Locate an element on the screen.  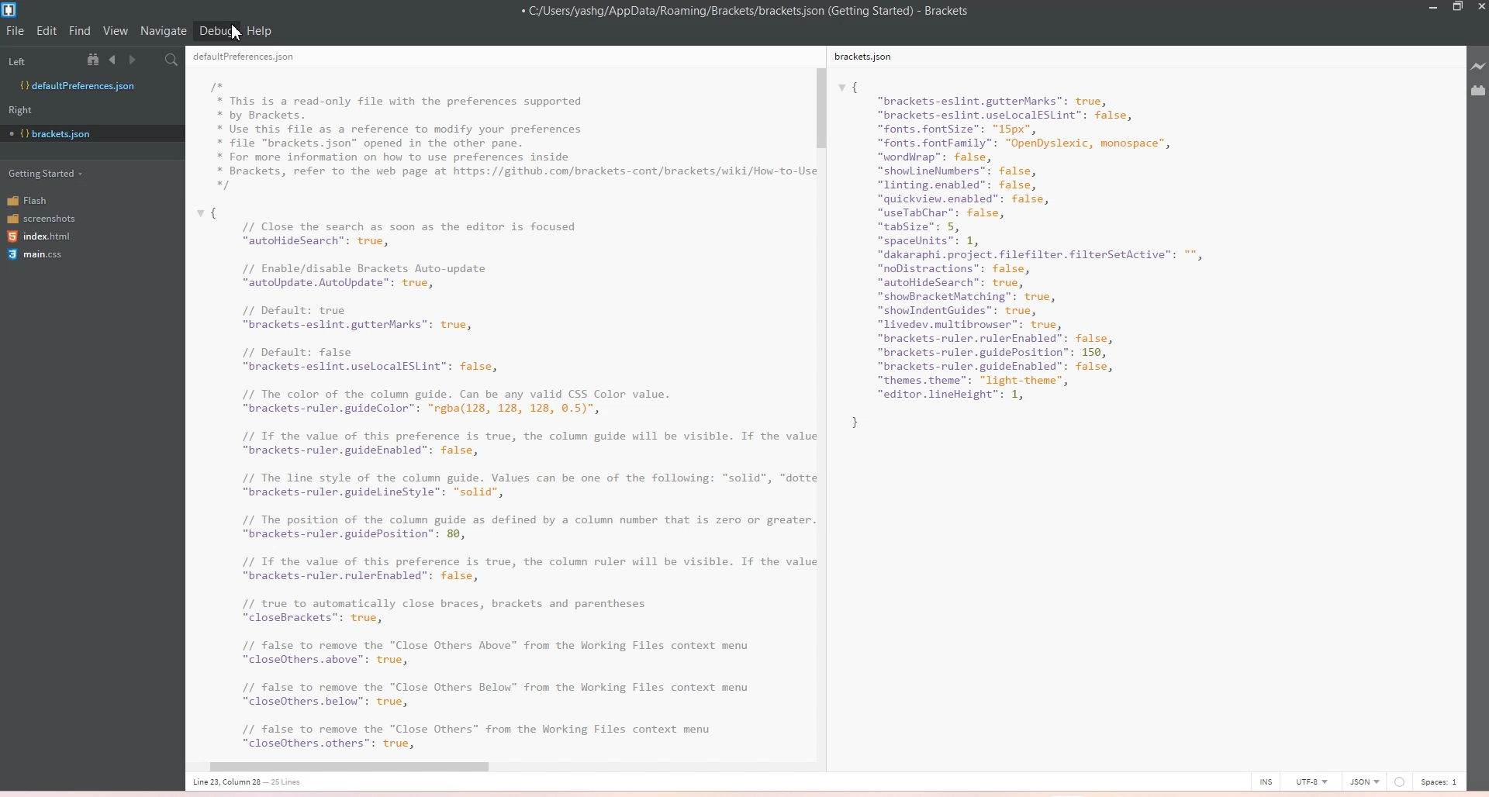
Show in file tree is located at coordinates (96, 59).